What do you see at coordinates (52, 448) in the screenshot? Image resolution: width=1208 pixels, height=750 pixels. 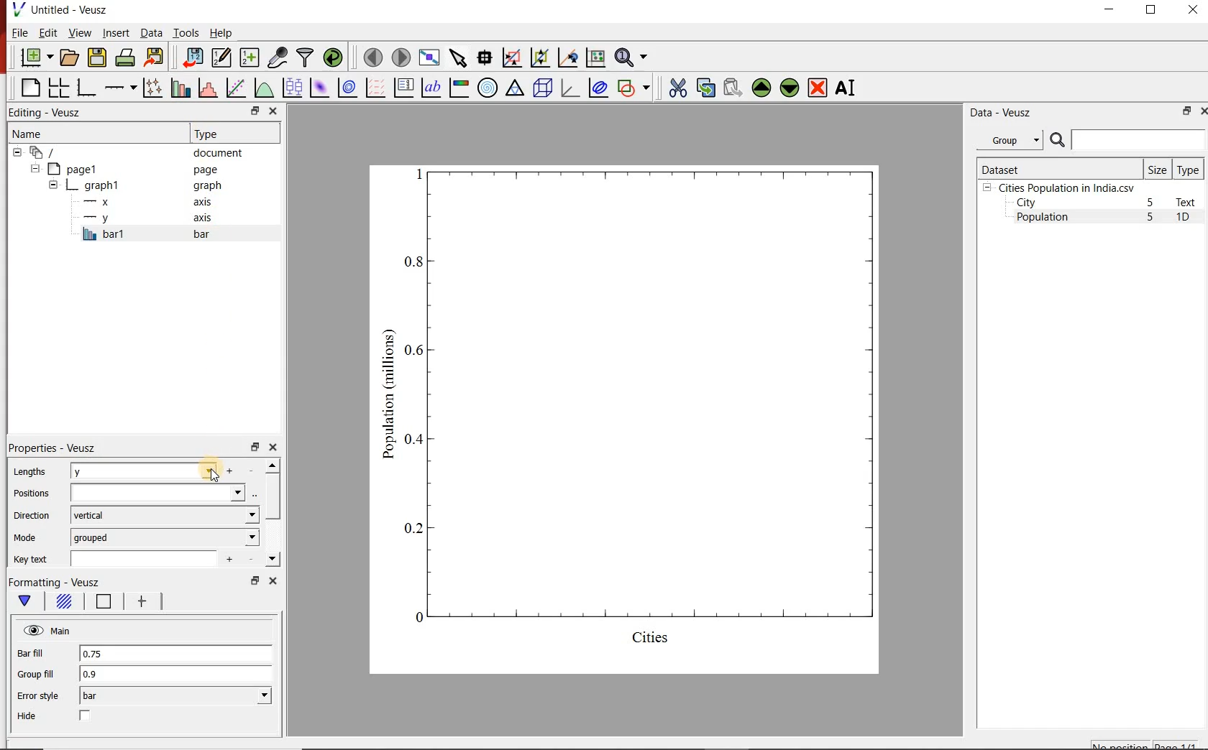 I see `Properties - Veusz` at bounding box center [52, 448].